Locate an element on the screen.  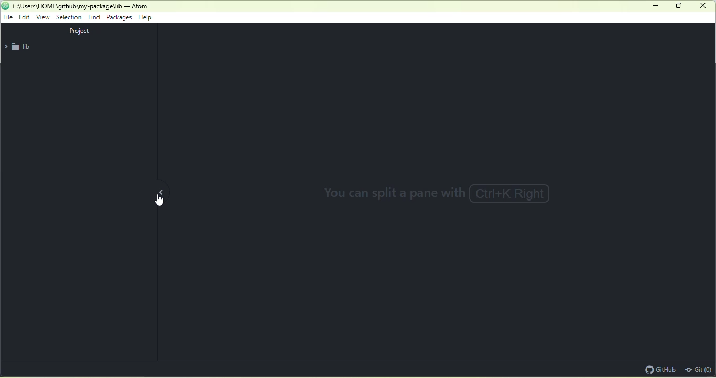
minimize is located at coordinates (656, 6).